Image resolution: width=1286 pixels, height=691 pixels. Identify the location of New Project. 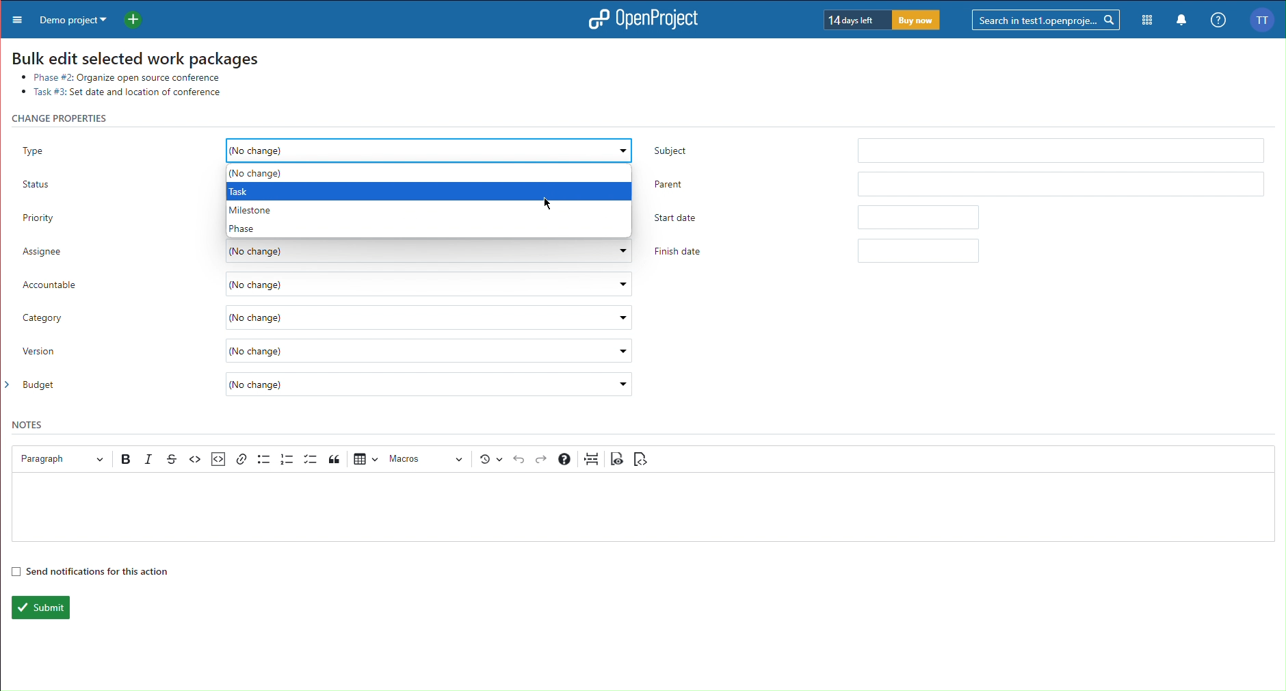
(137, 18).